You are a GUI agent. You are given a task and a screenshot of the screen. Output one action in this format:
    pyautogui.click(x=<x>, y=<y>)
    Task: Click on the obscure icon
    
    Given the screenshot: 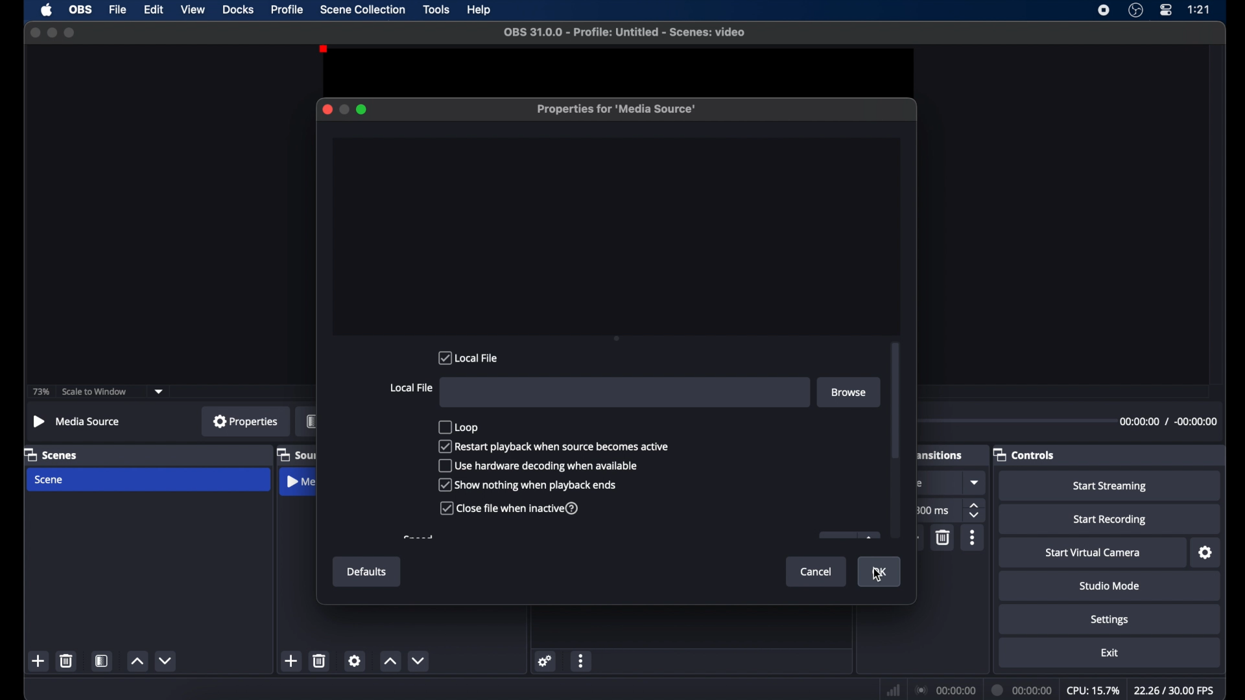 What is the action you would take?
    pyautogui.click(x=848, y=535)
    